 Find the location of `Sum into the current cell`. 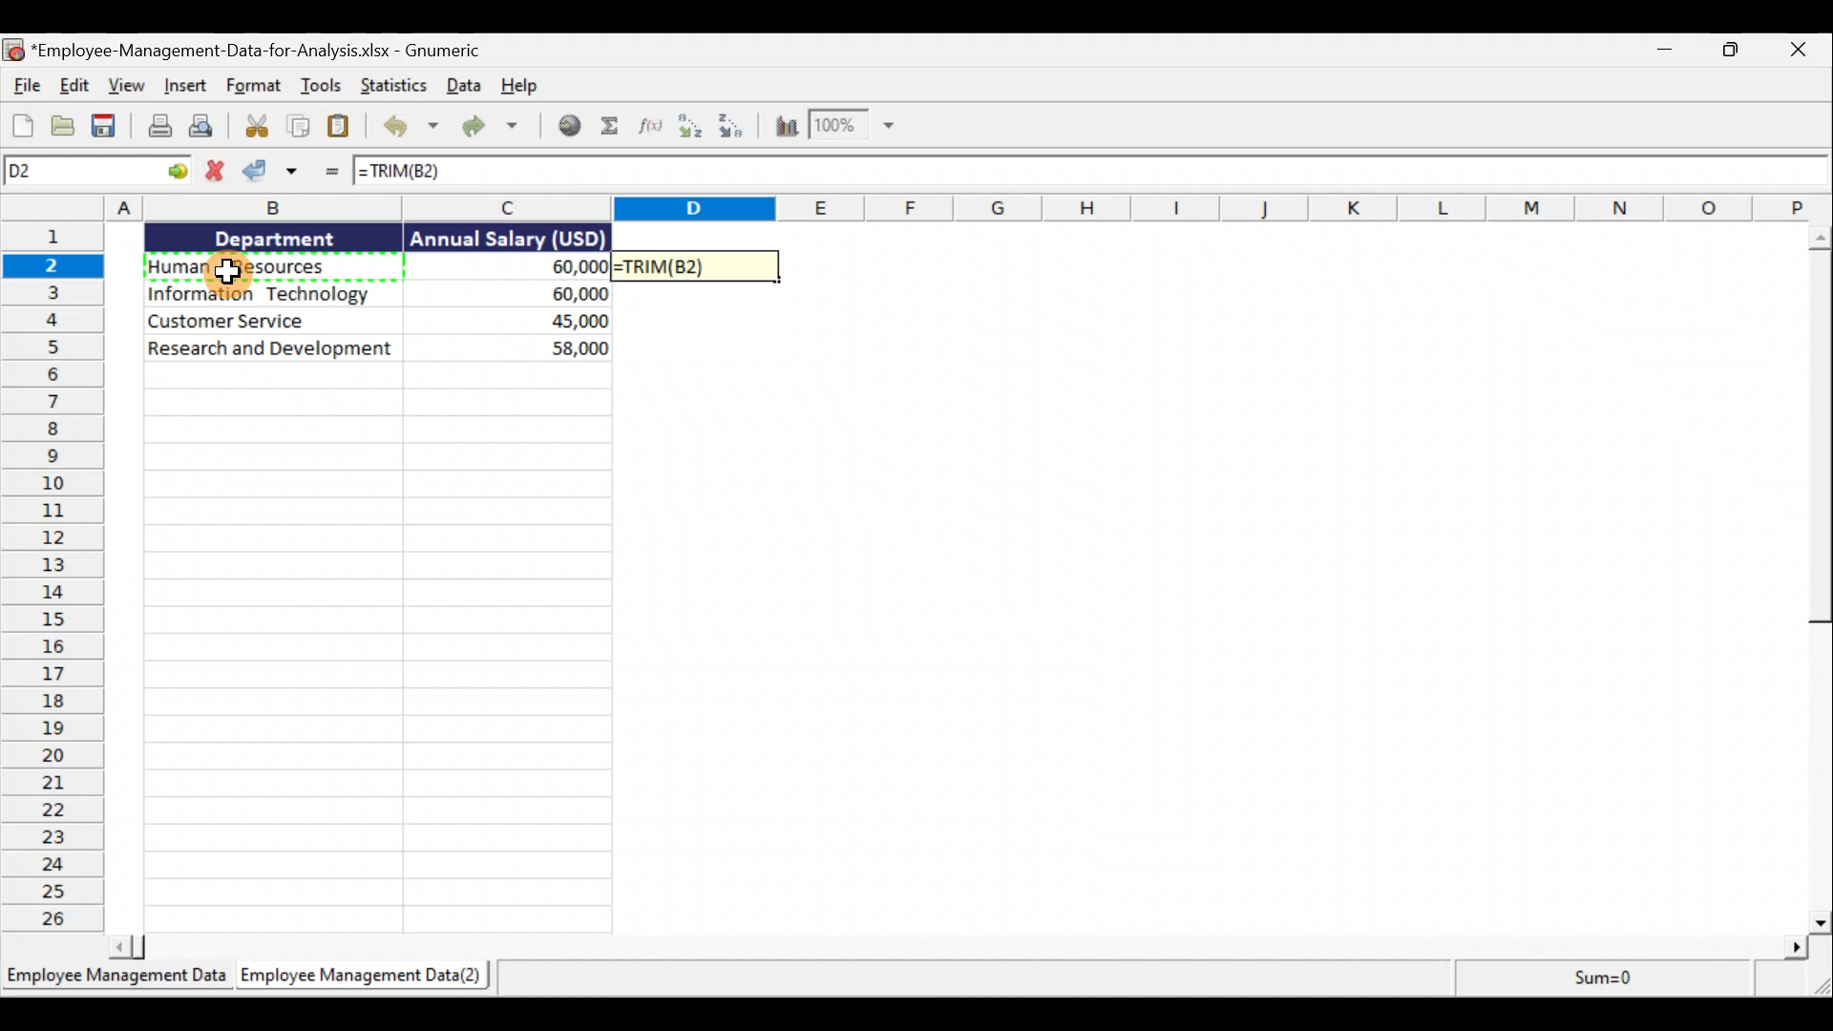

Sum into the current cell is located at coordinates (613, 127).